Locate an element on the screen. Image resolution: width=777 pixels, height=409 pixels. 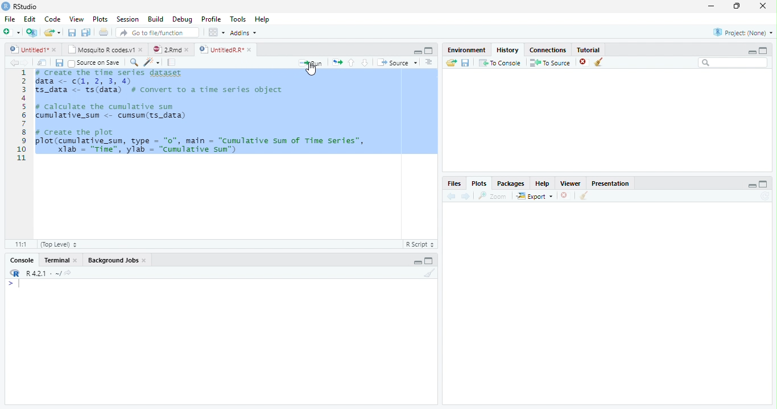
Go to the next section  is located at coordinates (365, 64).